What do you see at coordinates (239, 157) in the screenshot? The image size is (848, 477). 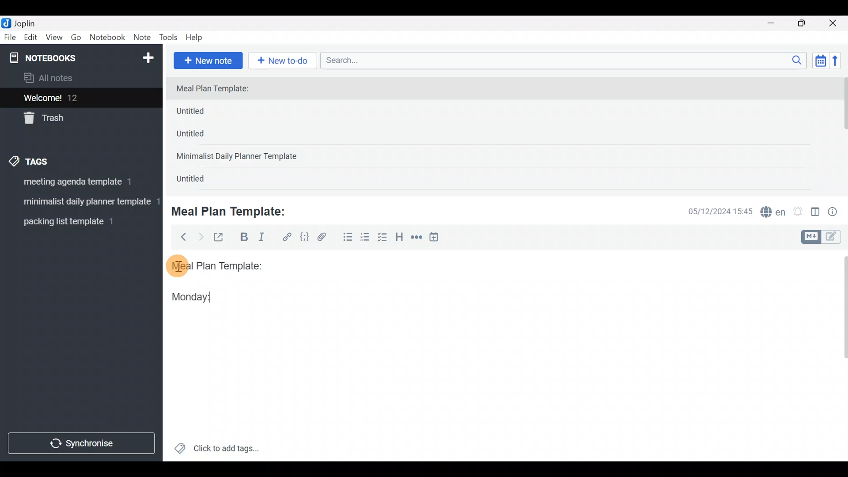 I see `Minimalist Daily Planner Template` at bounding box center [239, 157].